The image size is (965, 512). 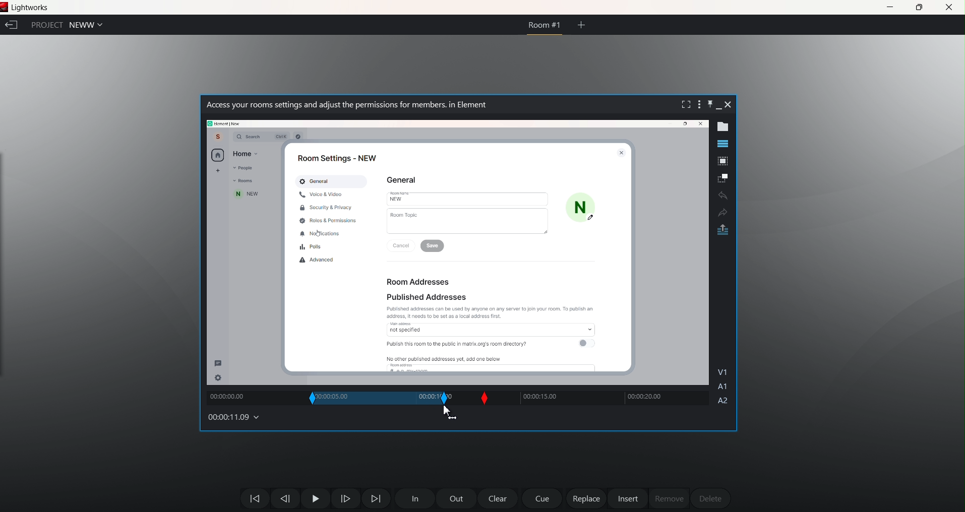 I want to click on A1, so click(x=722, y=387).